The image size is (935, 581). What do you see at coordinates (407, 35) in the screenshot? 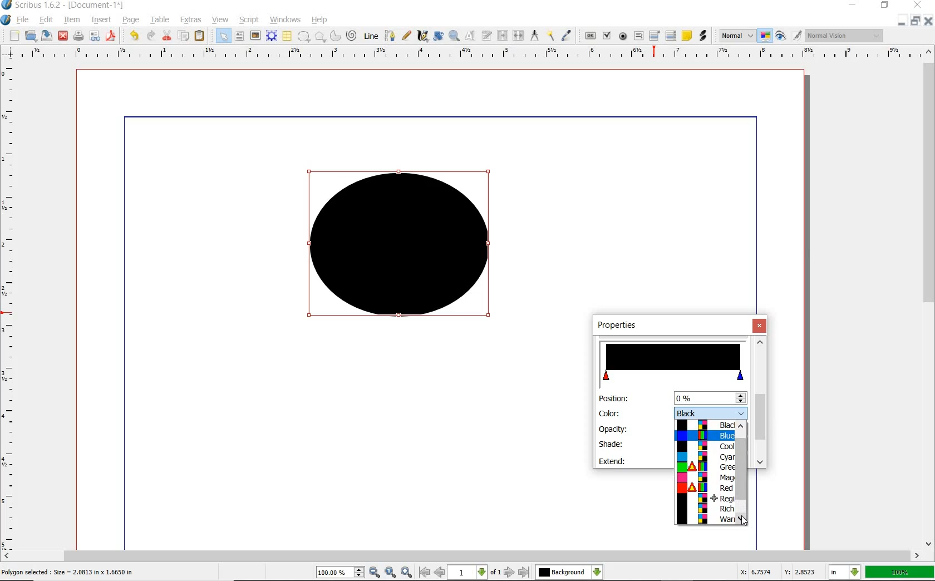
I see `FREEHAND LINE` at bounding box center [407, 35].